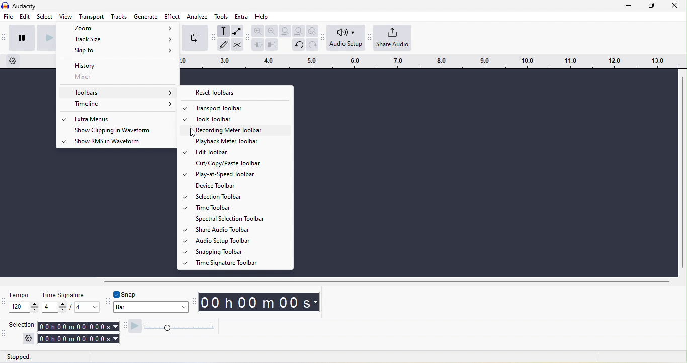 The height and width of the screenshot is (363, 687). I want to click on Timeline , so click(118, 104).